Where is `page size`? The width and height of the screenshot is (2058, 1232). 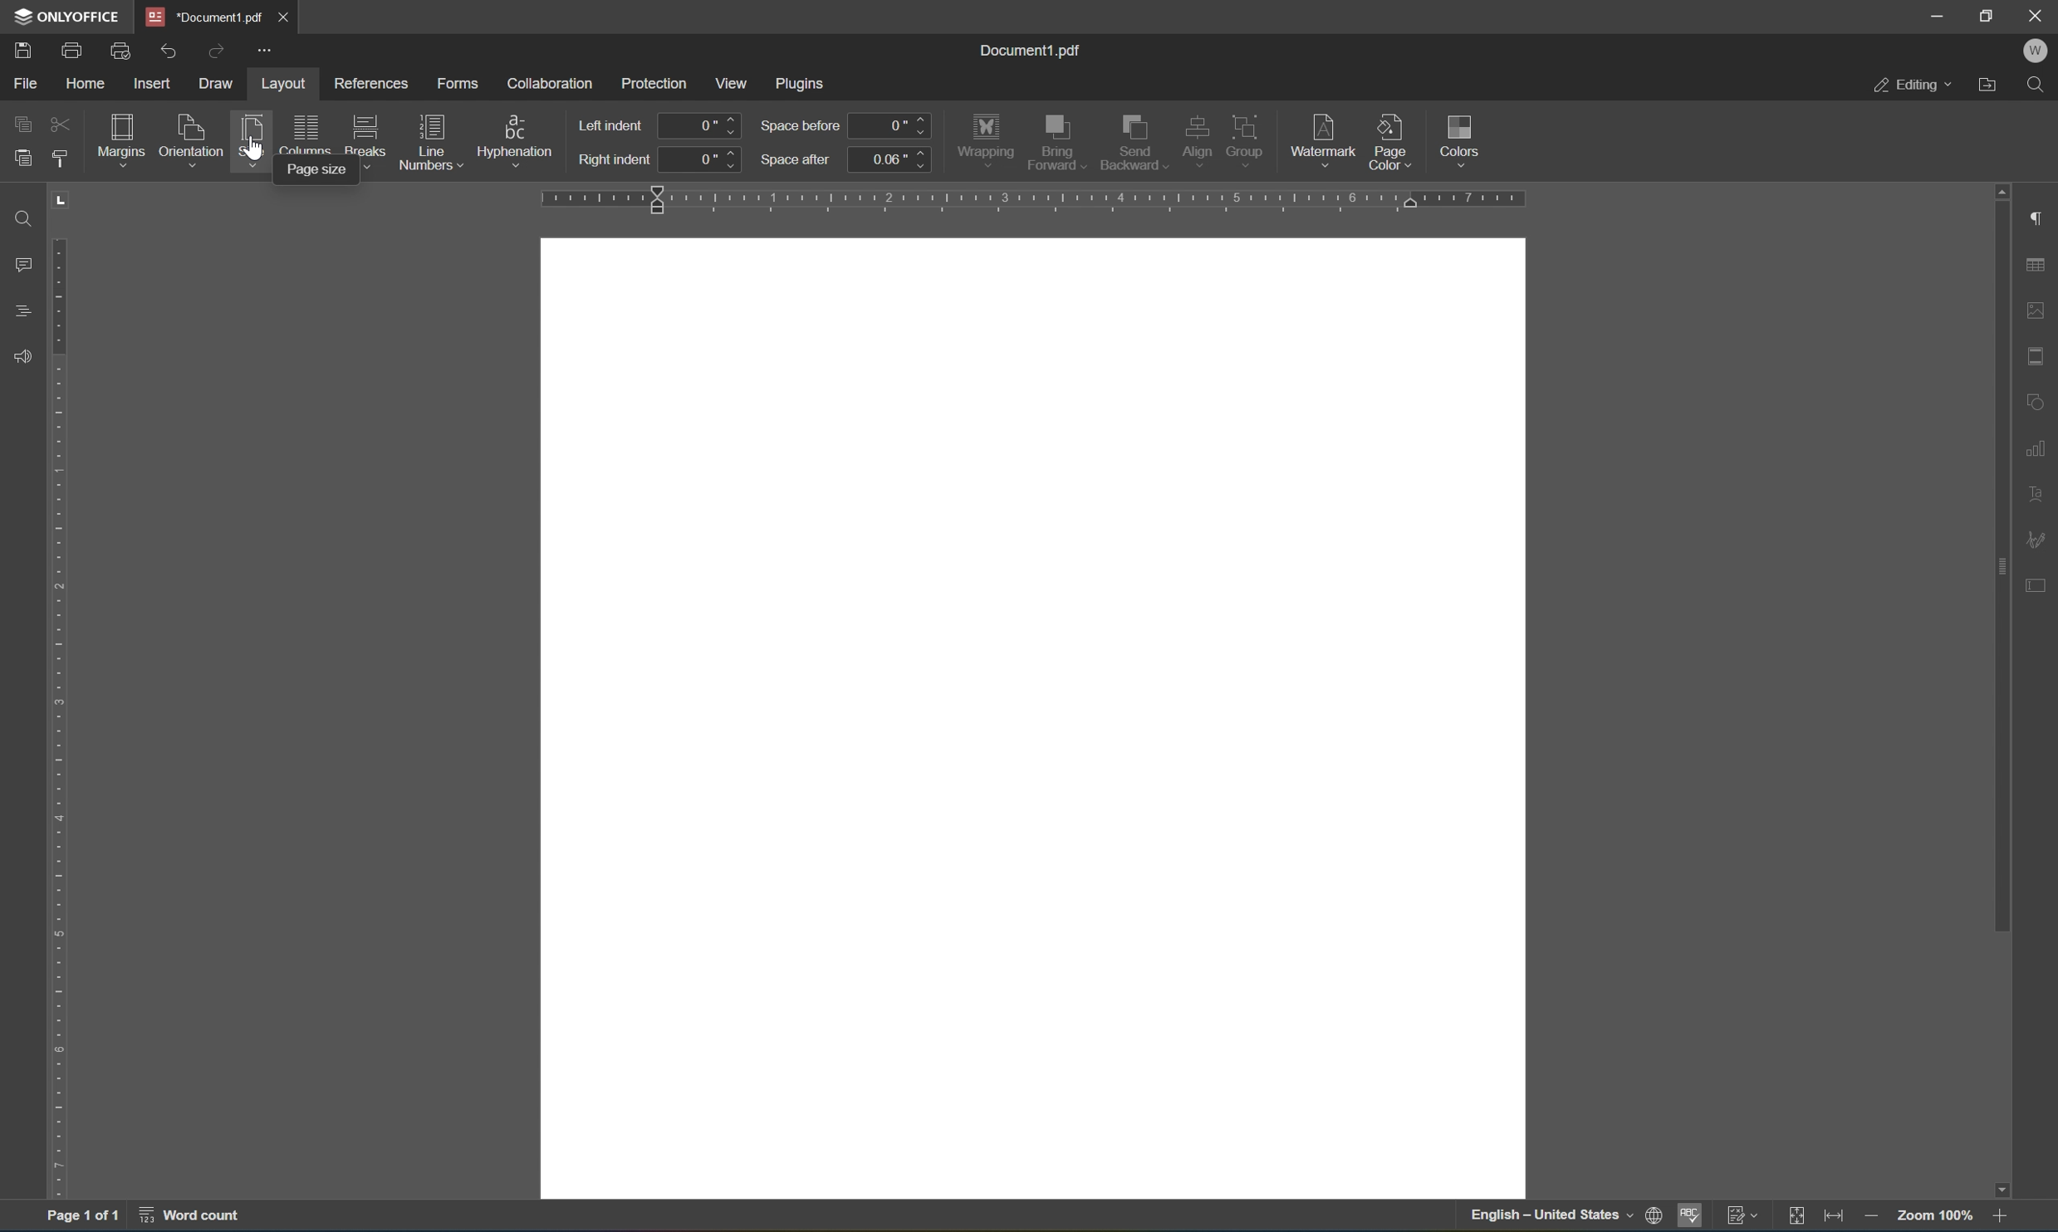
page size is located at coordinates (319, 173).